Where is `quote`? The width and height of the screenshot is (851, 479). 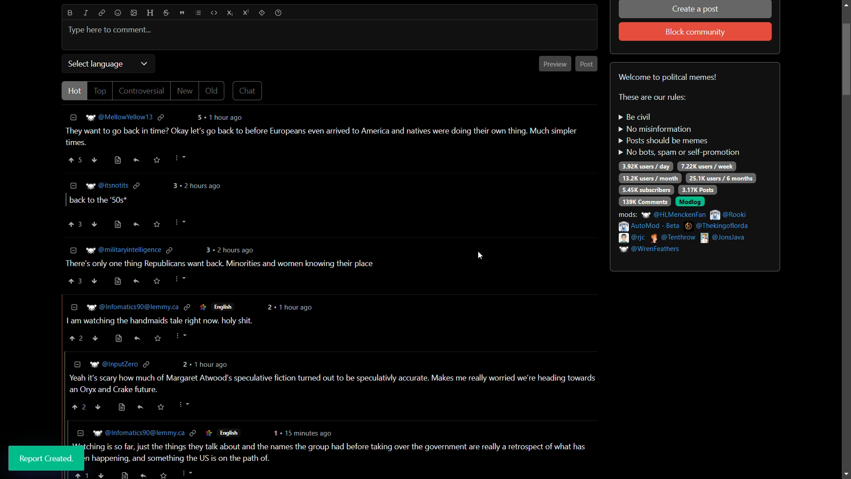 quote is located at coordinates (182, 12).